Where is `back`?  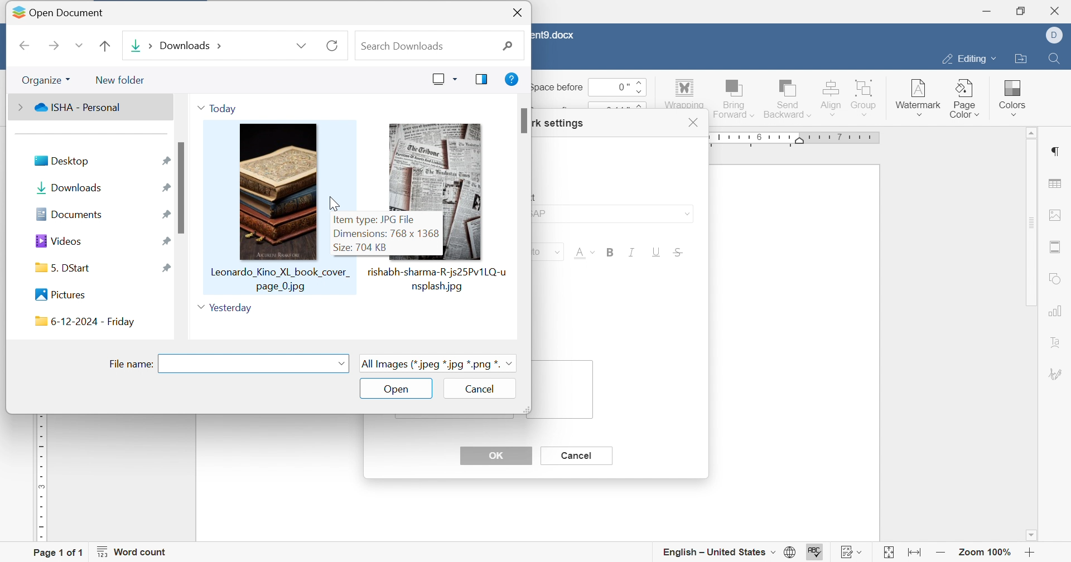
back is located at coordinates (22, 46).